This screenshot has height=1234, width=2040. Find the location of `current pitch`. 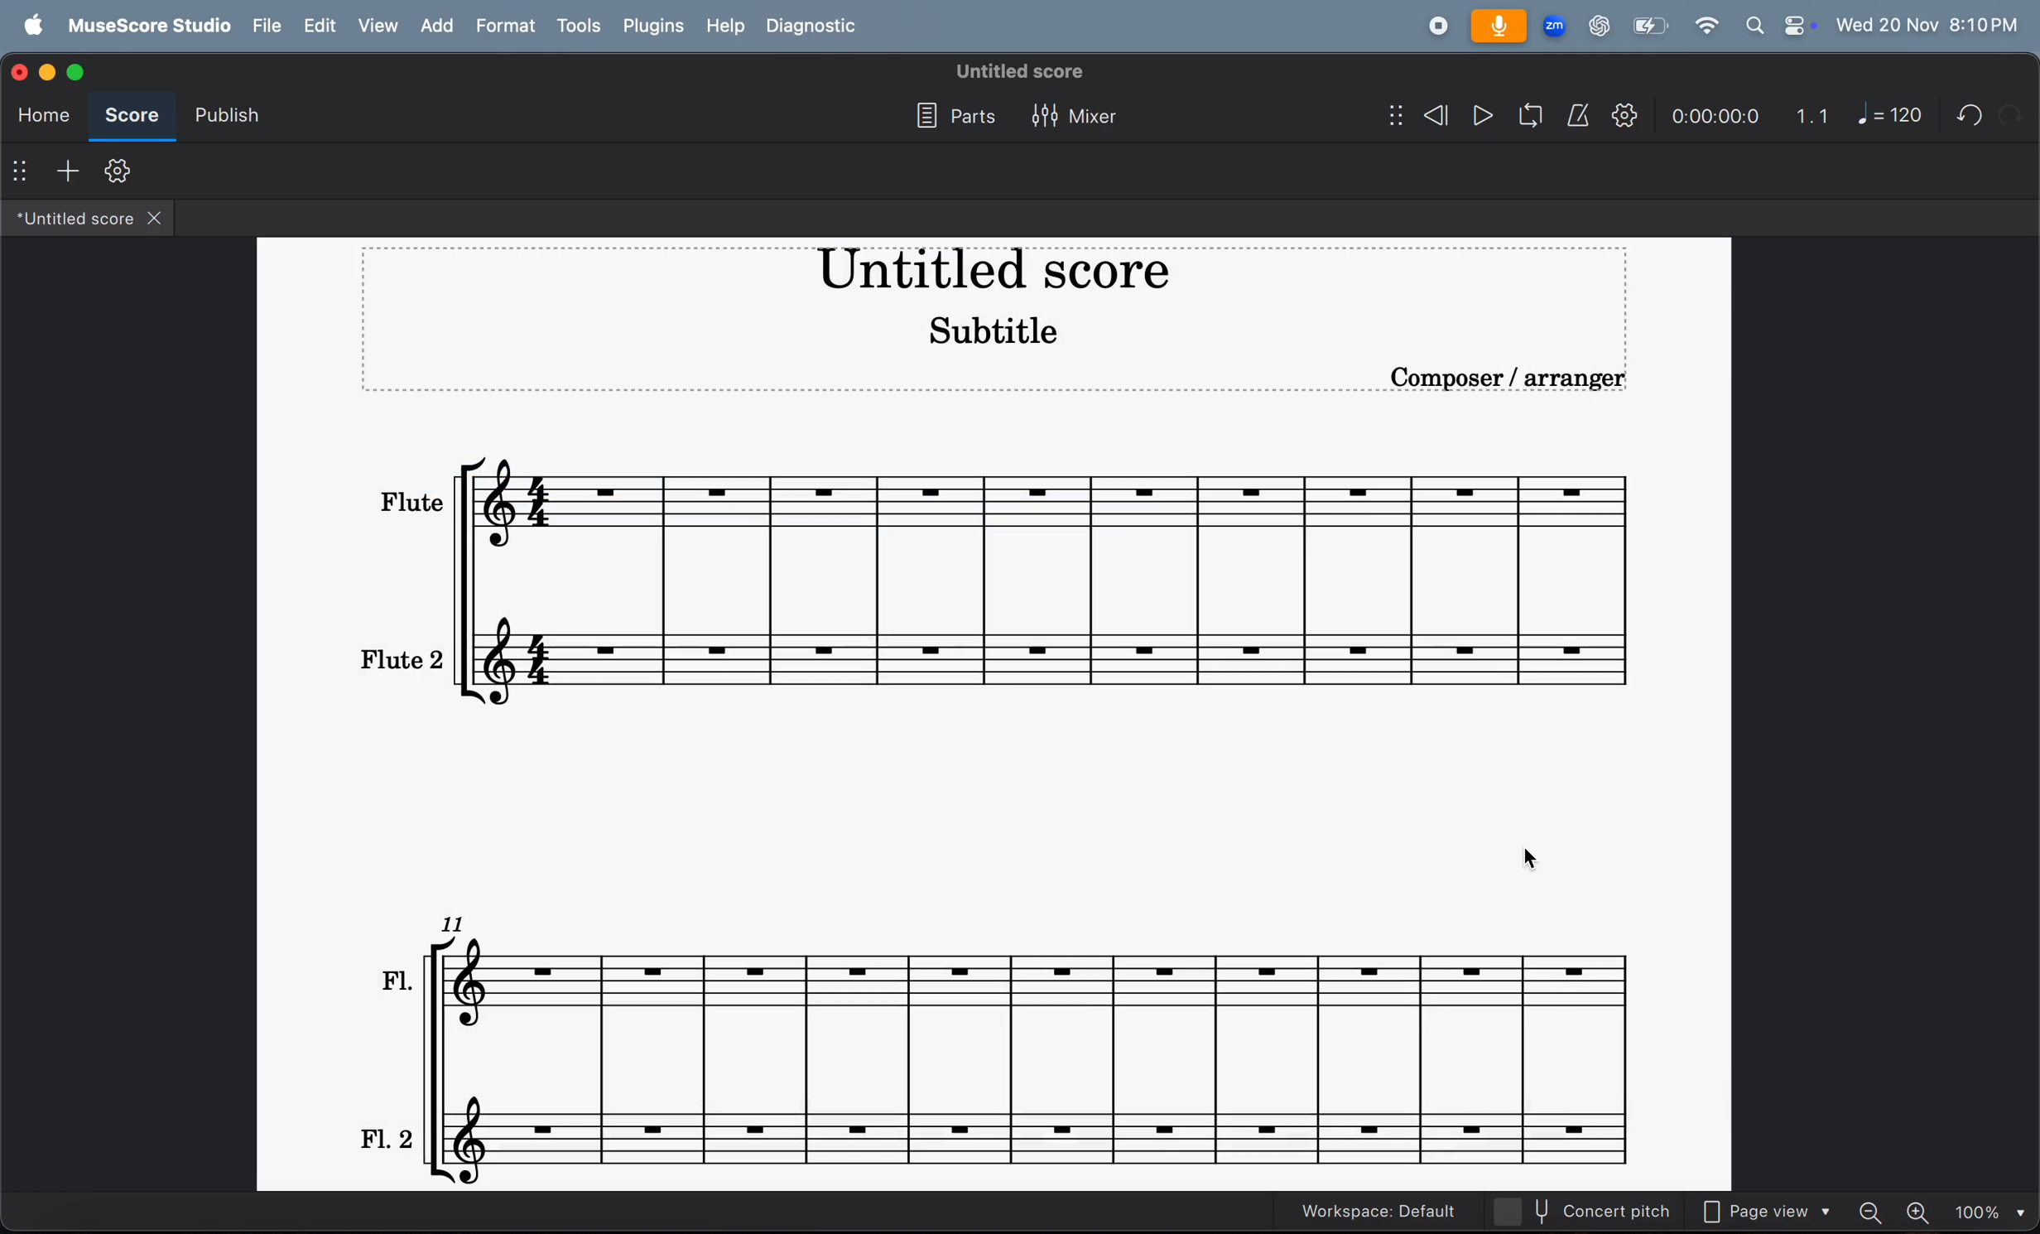

current pitch is located at coordinates (1584, 1208).